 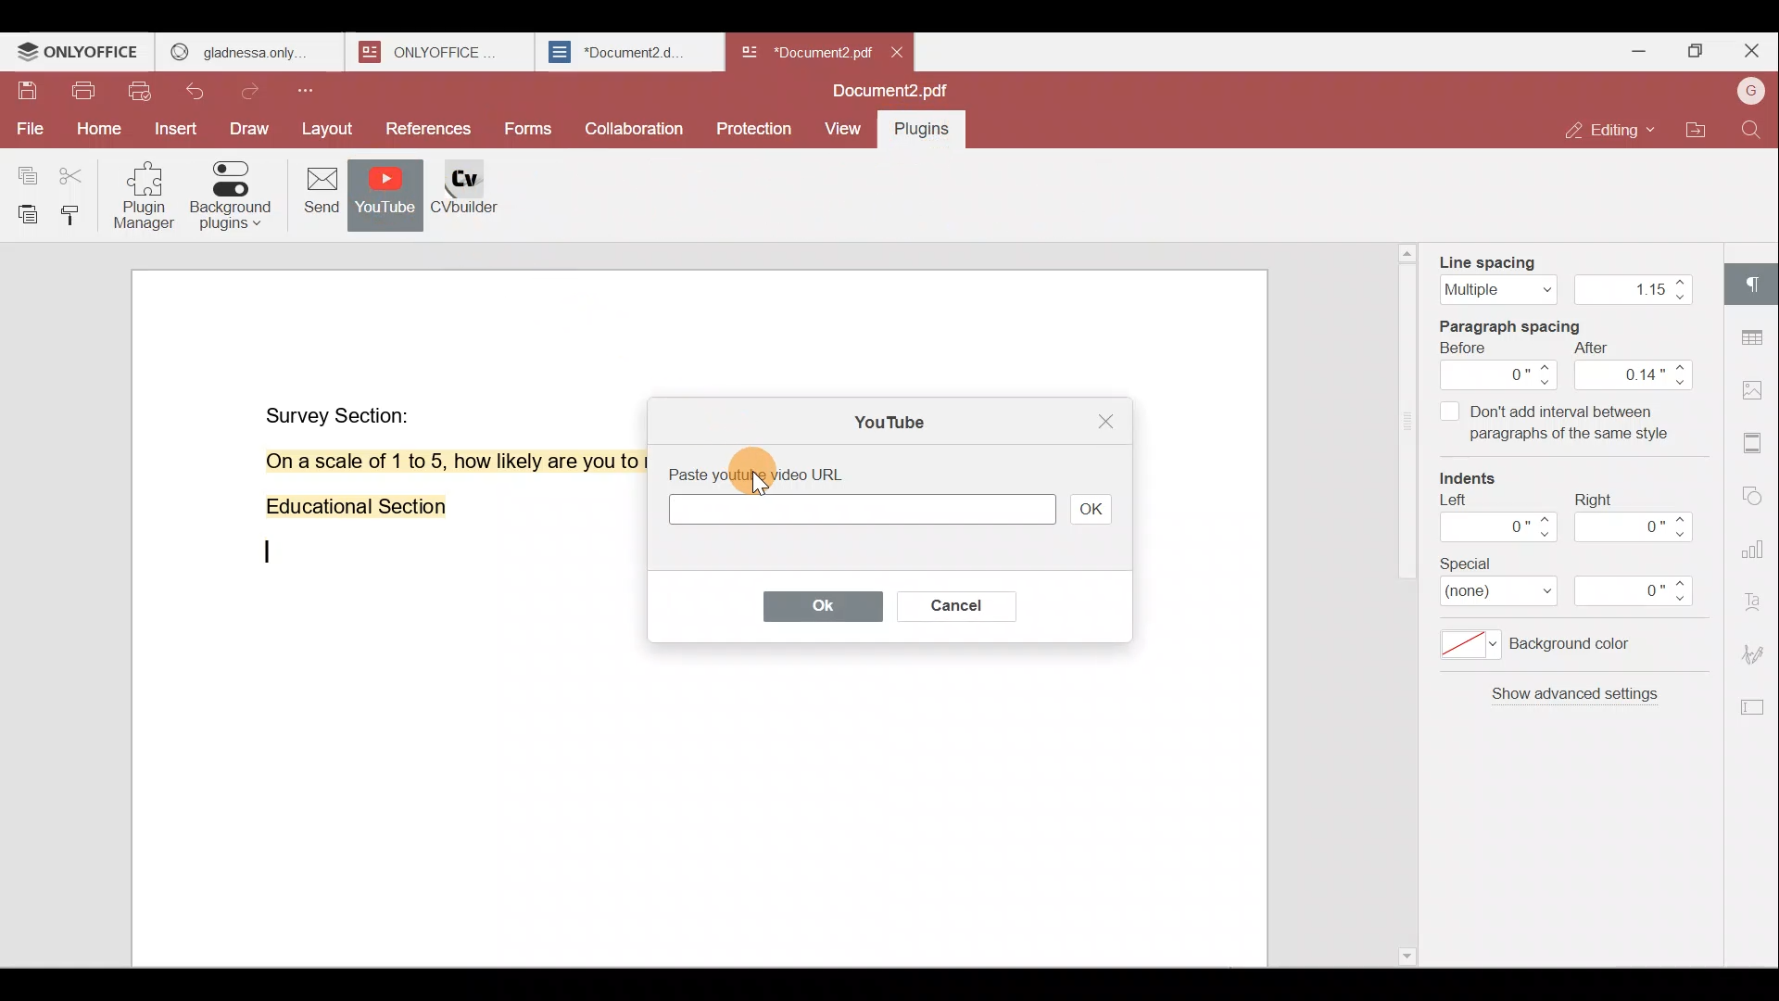 What do you see at coordinates (1750, 93) in the screenshot?
I see `Account name` at bounding box center [1750, 93].